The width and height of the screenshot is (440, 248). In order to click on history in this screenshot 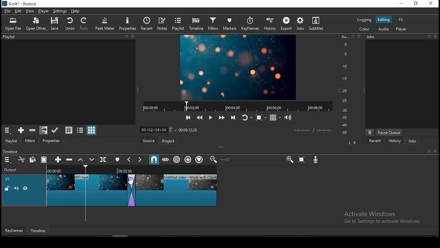, I will do `click(271, 24)`.